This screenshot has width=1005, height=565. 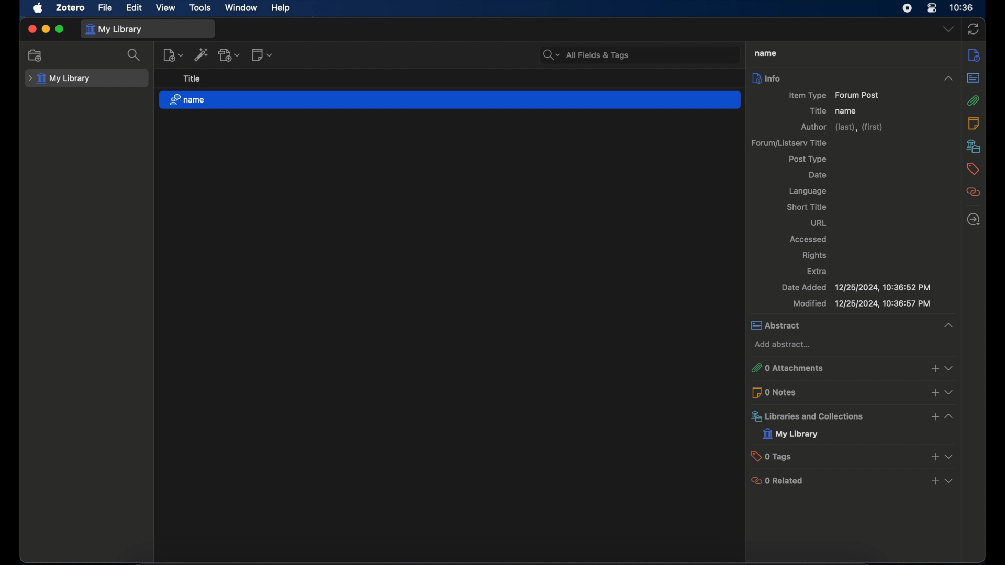 What do you see at coordinates (115, 30) in the screenshot?
I see `my library` at bounding box center [115, 30].